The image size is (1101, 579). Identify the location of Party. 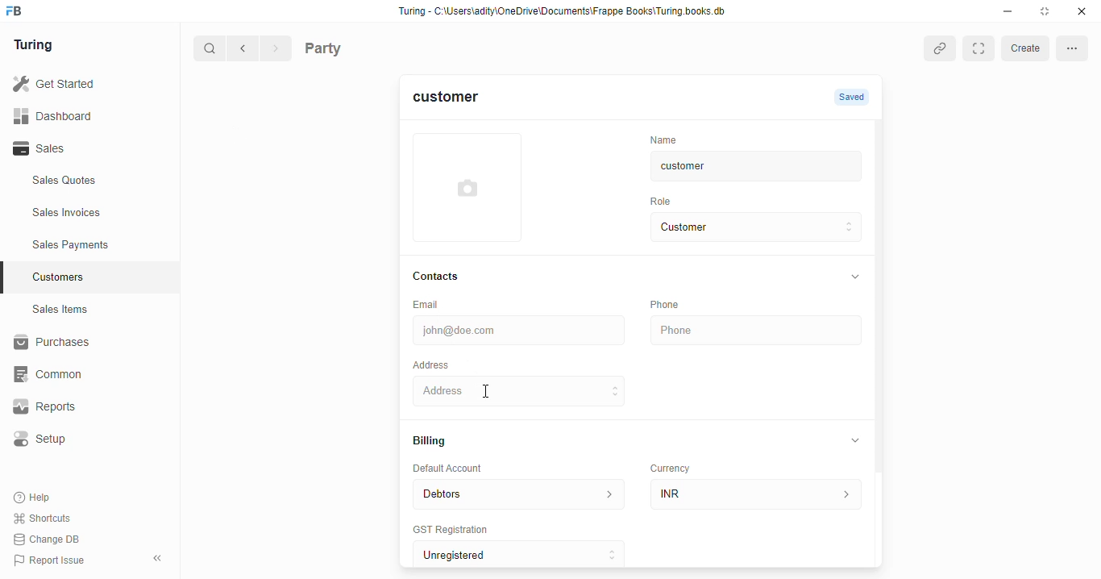
(356, 47).